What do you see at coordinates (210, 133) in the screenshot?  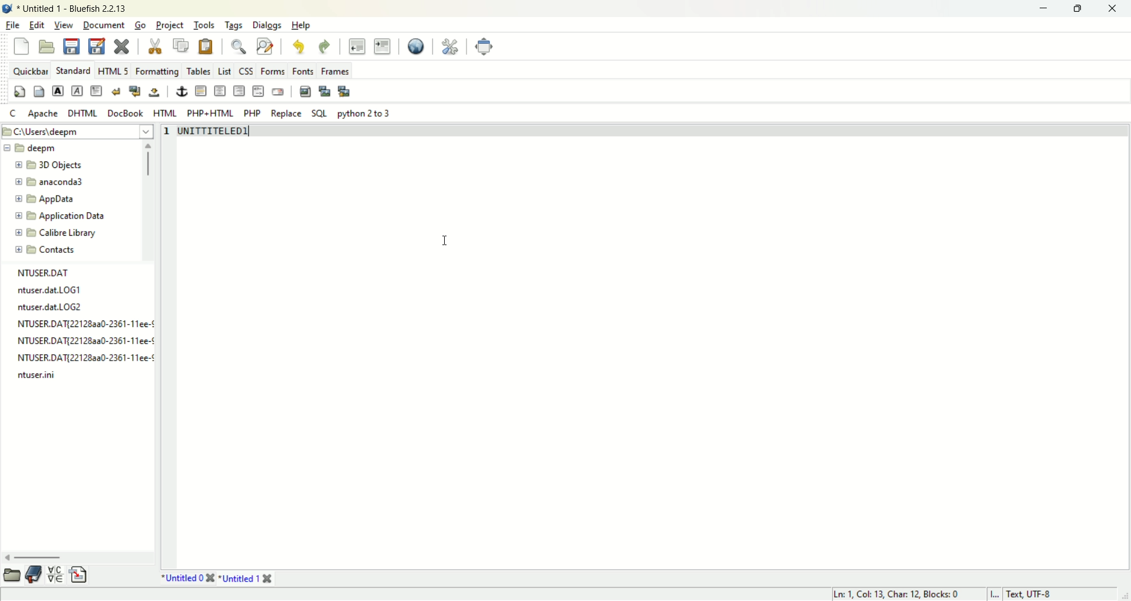 I see `title` at bounding box center [210, 133].